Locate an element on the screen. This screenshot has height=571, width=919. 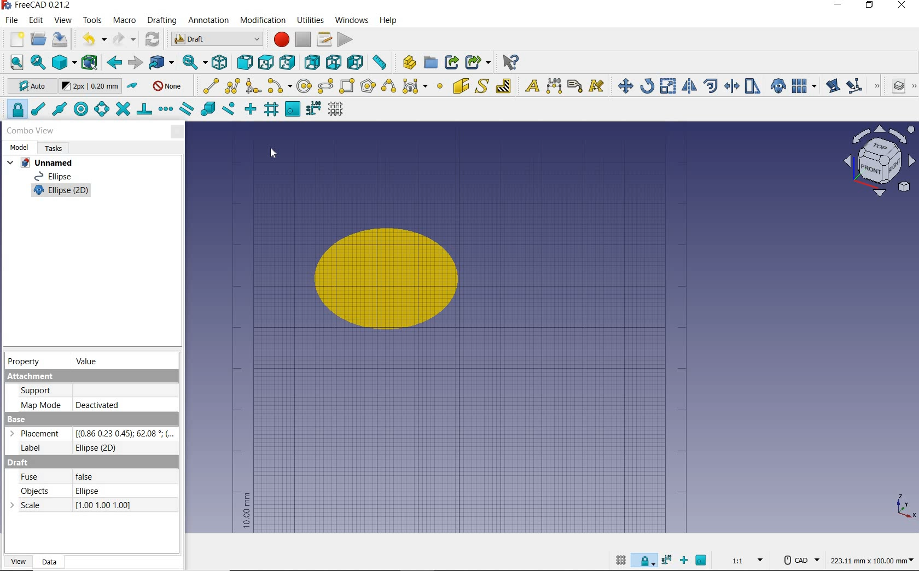
polyline is located at coordinates (233, 87).